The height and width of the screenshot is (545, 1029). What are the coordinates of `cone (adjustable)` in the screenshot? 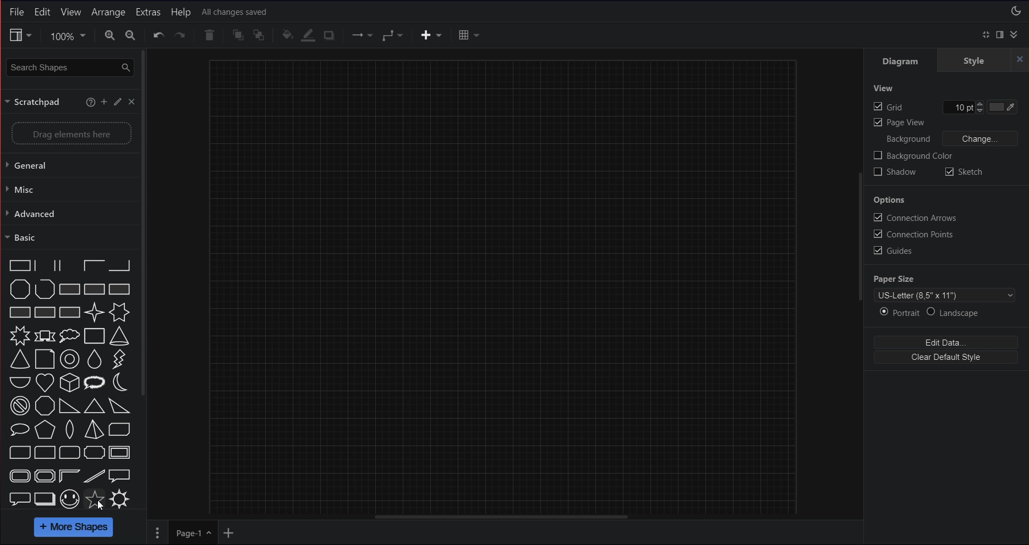 It's located at (20, 360).